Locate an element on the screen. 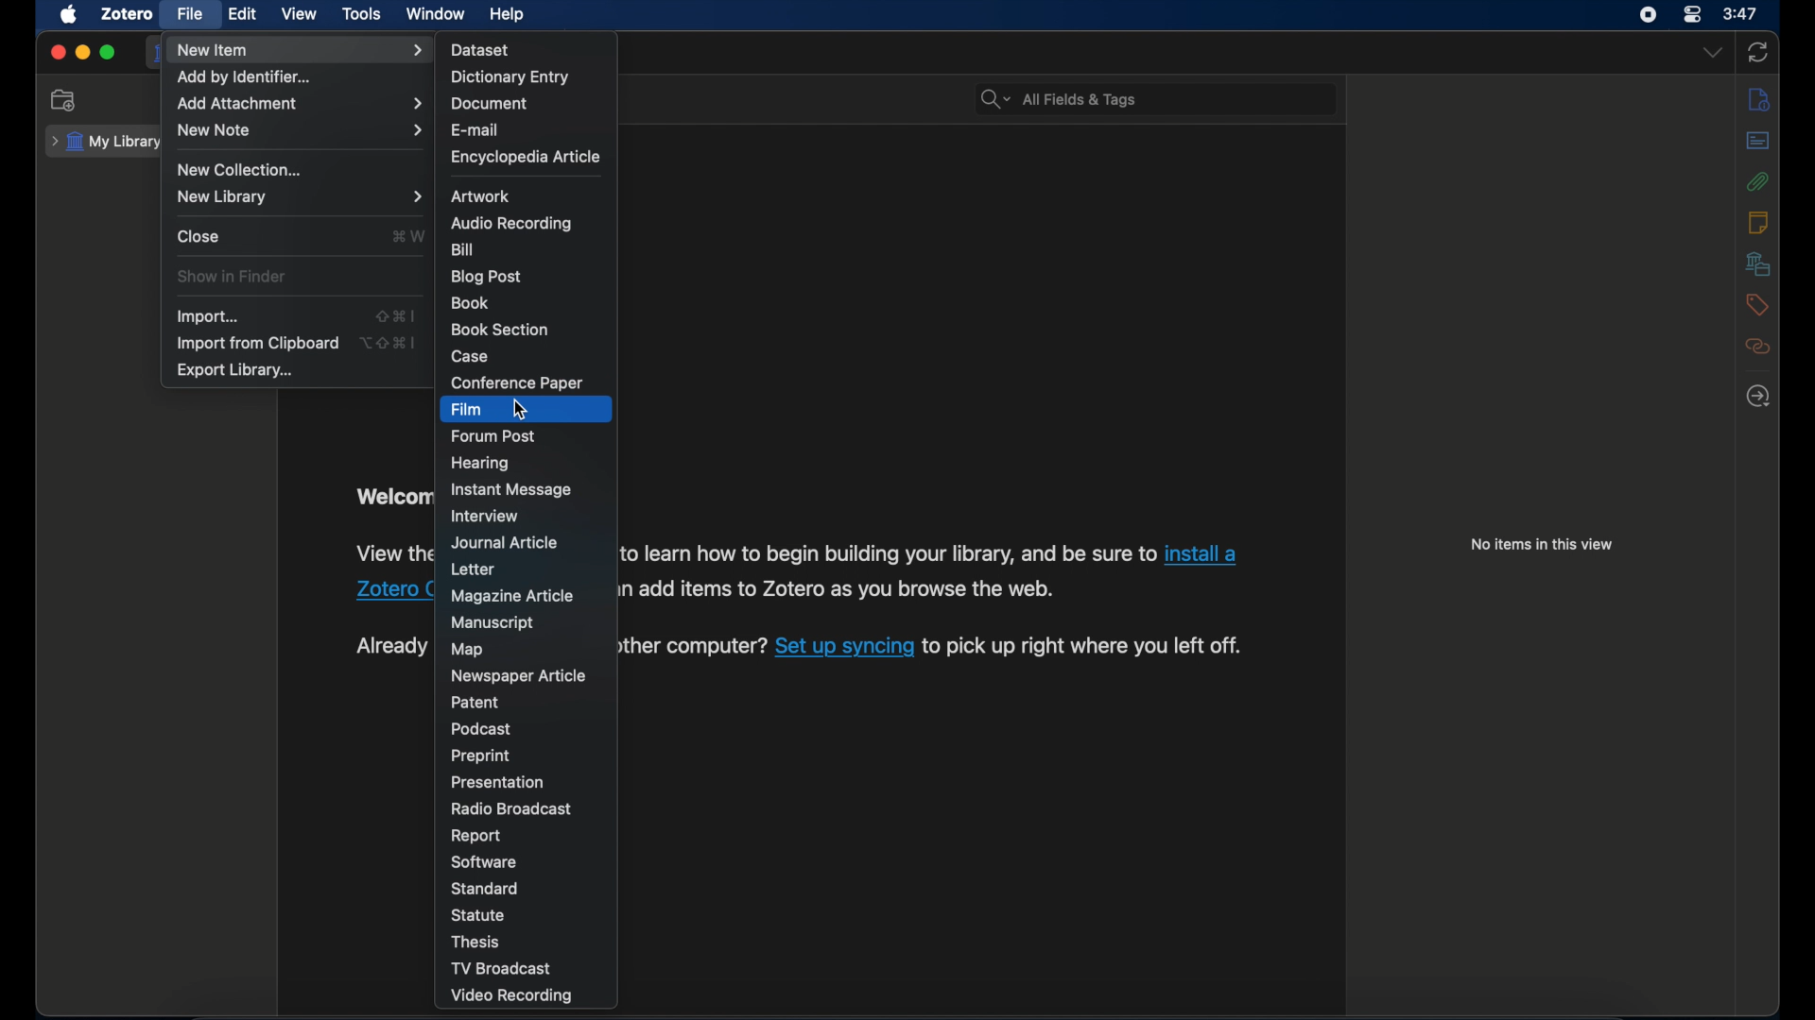 Image resolution: width=1815 pixels, height=1020 pixels. film is located at coordinates (465, 410).